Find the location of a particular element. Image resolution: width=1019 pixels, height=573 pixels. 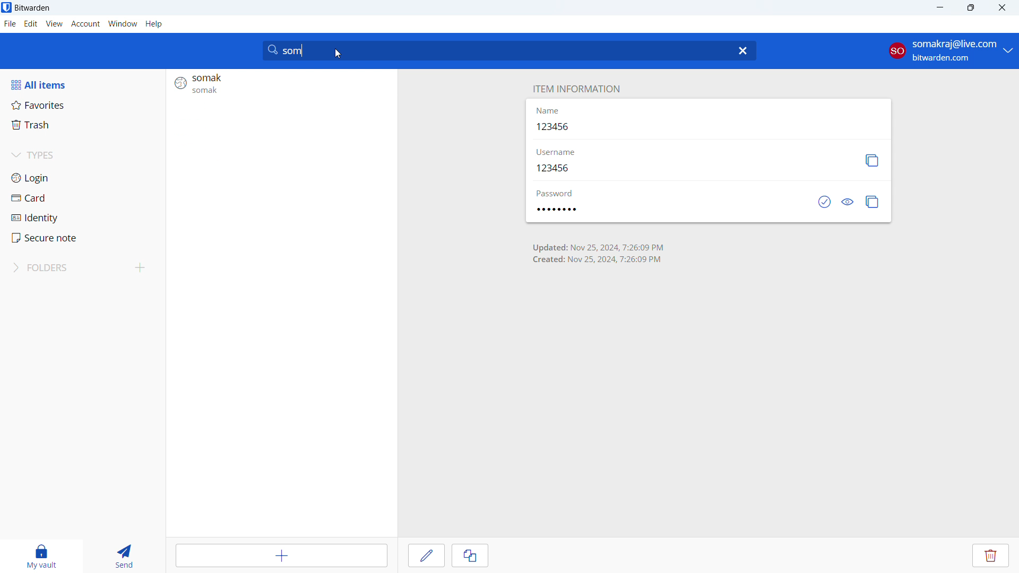

all items is located at coordinates (82, 85).